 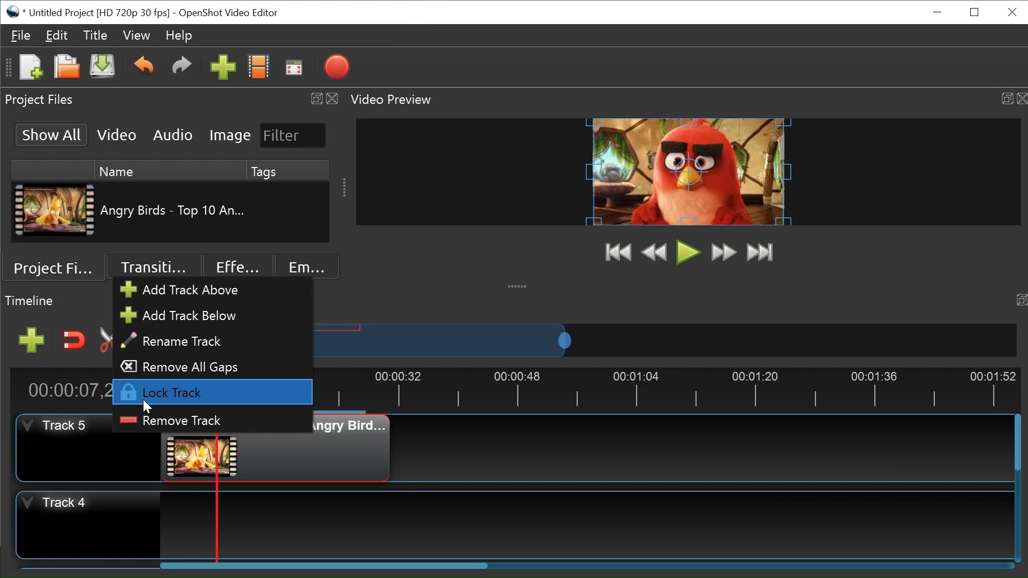 What do you see at coordinates (188, 366) in the screenshot?
I see `Remove all gaps` at bounding box center [188, 366].